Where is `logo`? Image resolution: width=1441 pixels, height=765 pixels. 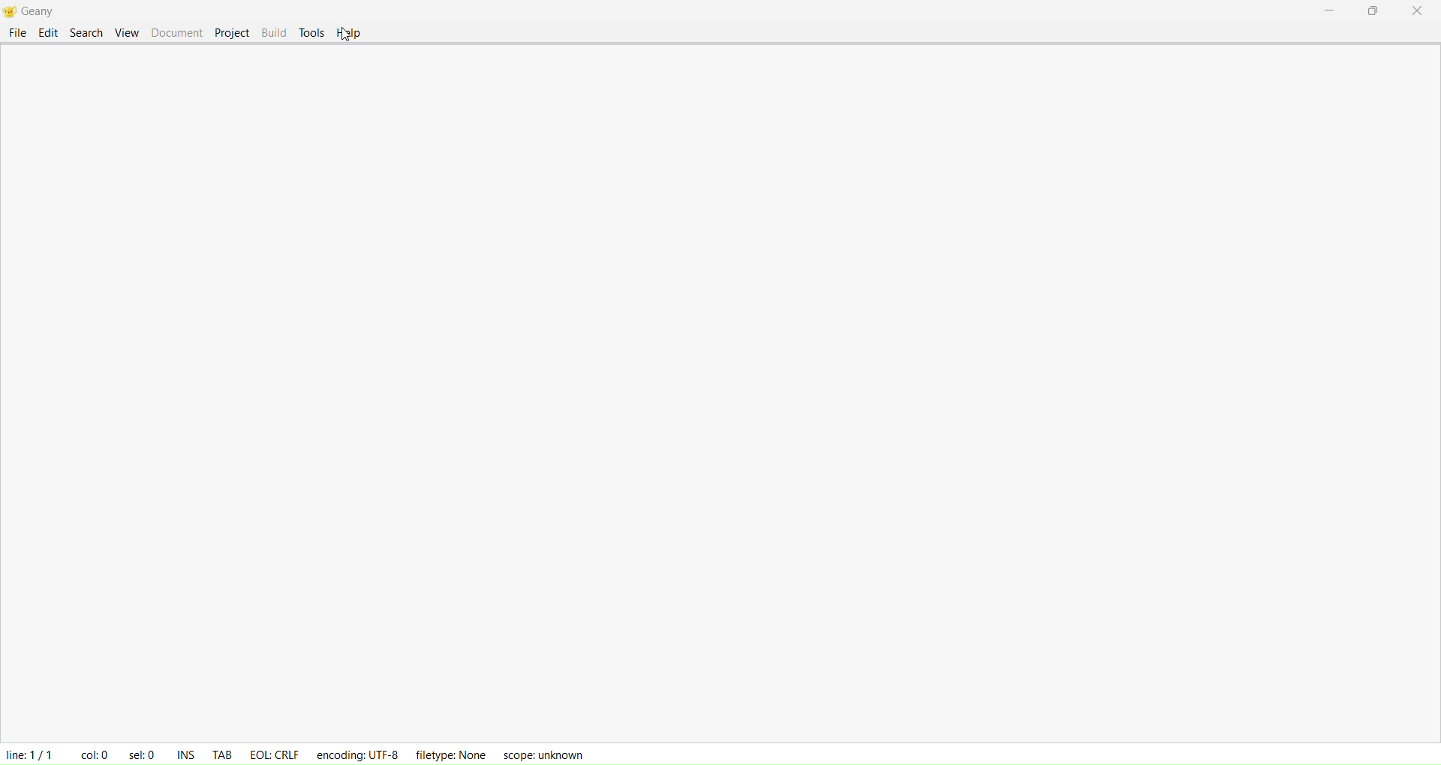
logo is located at coordinates (10, 12).